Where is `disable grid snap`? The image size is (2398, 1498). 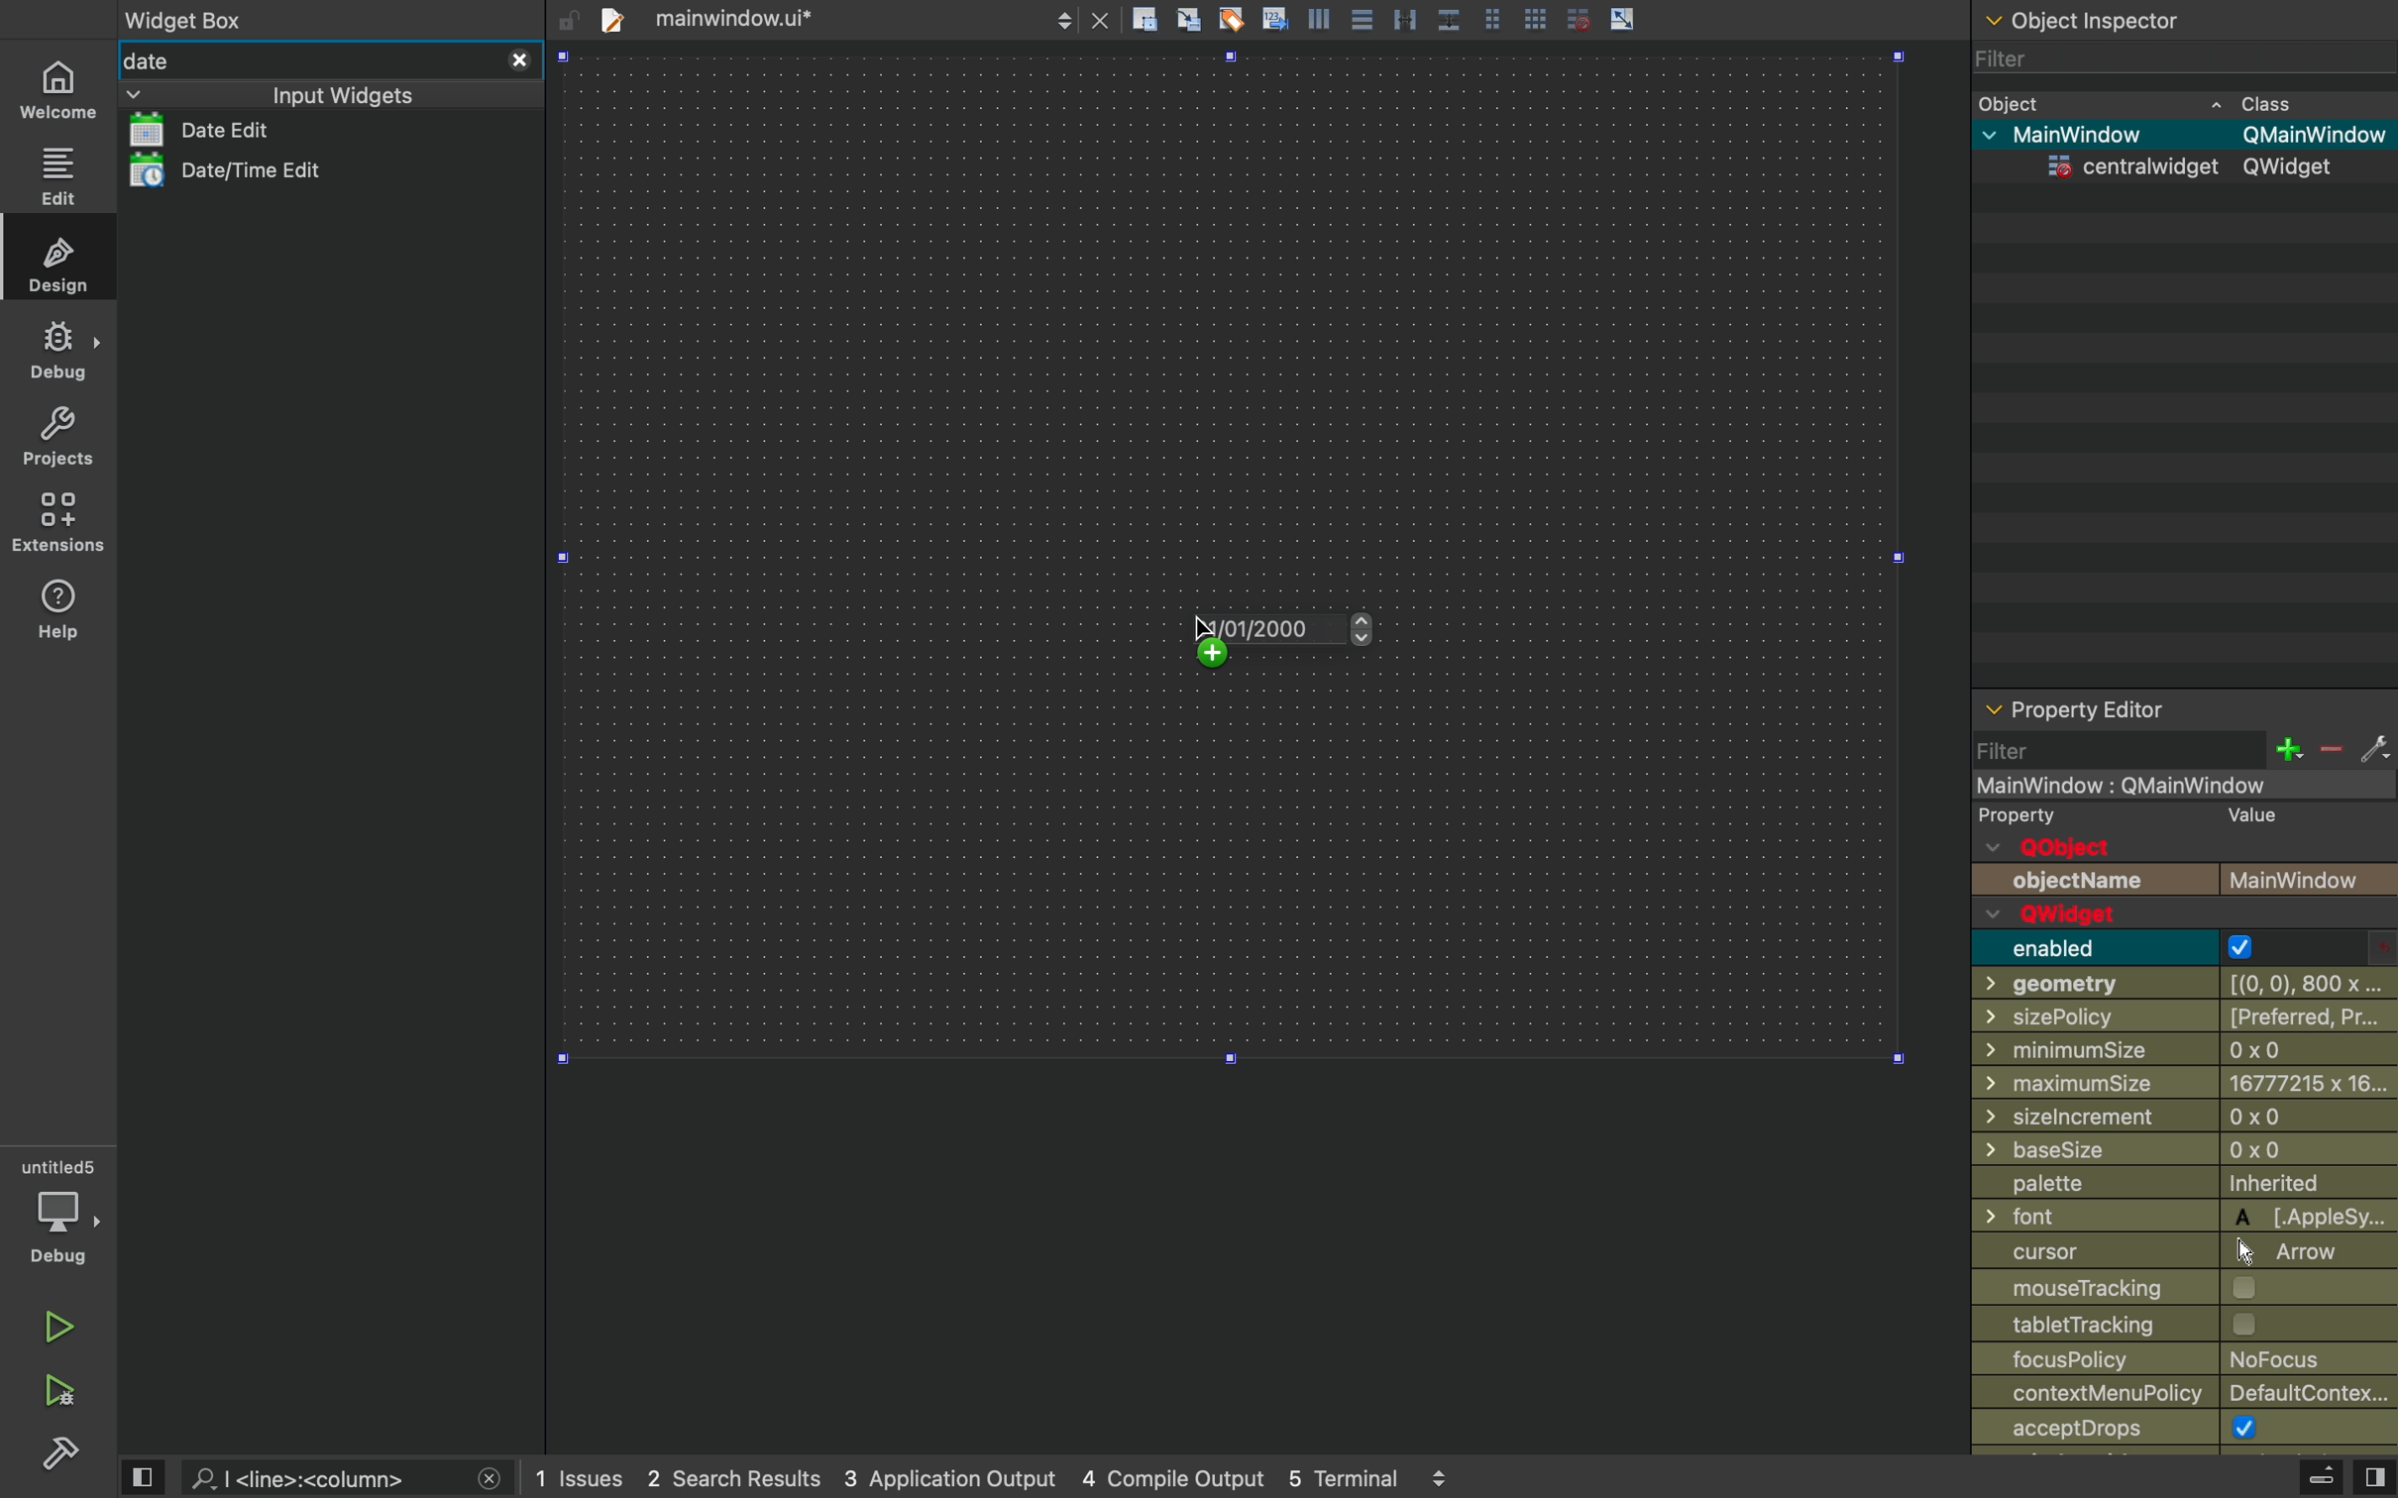 disable grid snap is located at coordinates (1580, 18).